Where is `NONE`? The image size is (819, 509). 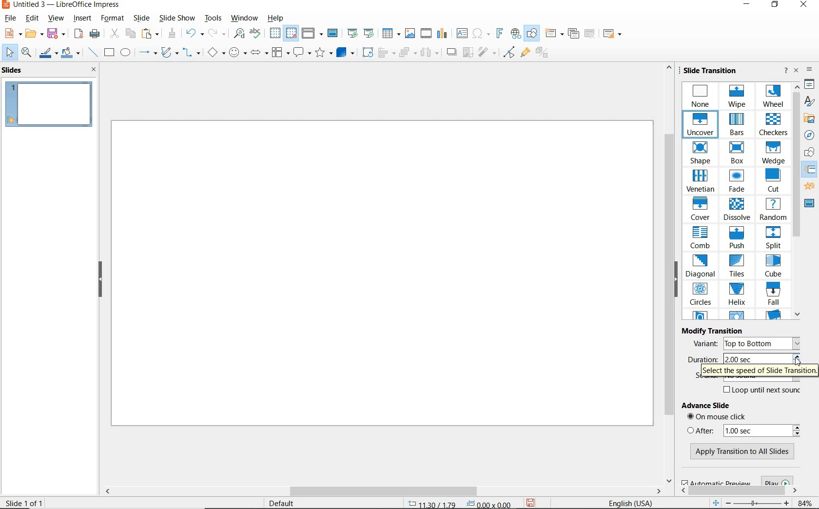 NONE is located at coordinates (702, 96).